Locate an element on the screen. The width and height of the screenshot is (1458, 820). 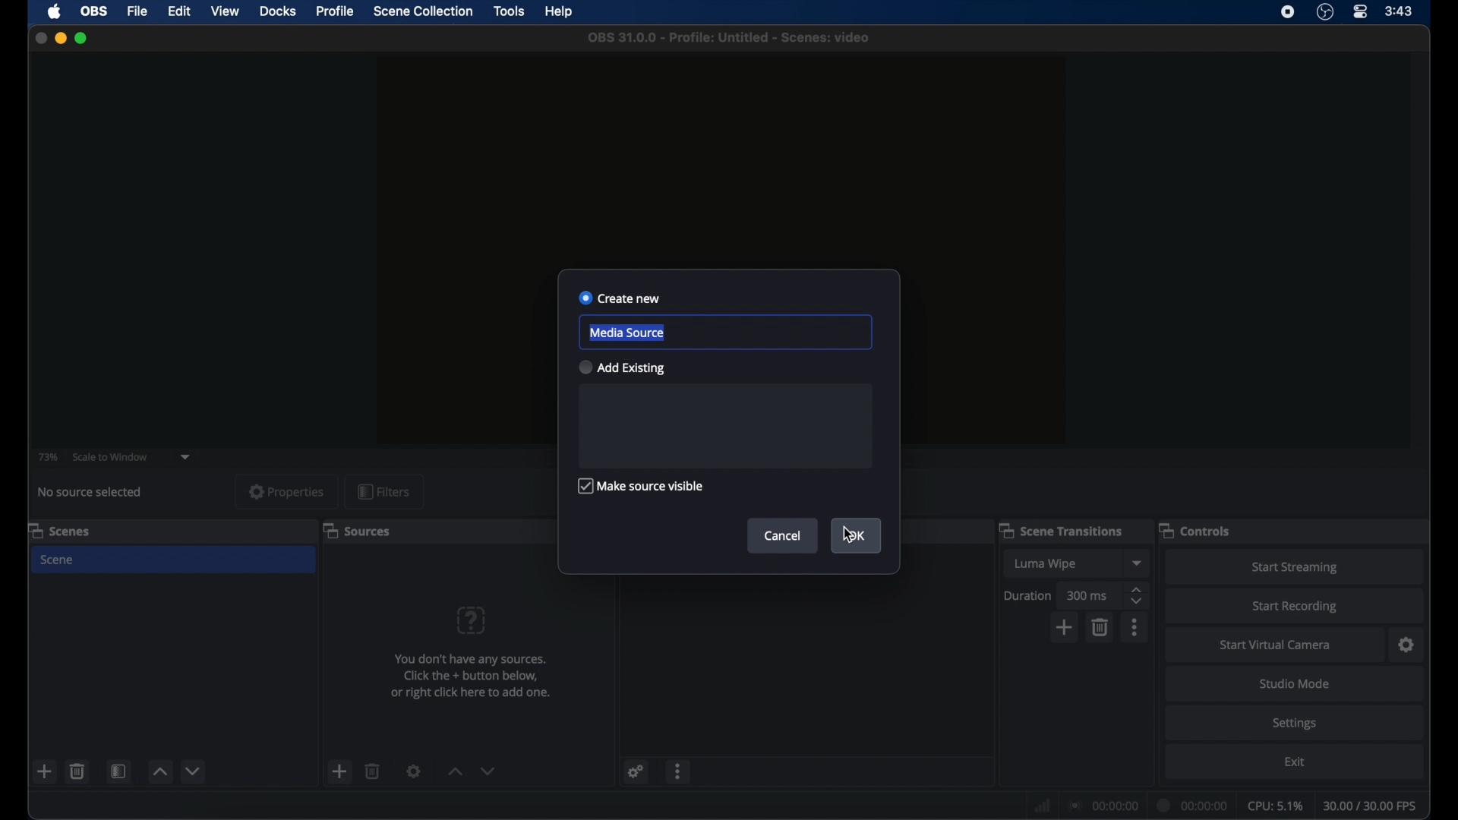
delete is located at coordinates (374, 771).